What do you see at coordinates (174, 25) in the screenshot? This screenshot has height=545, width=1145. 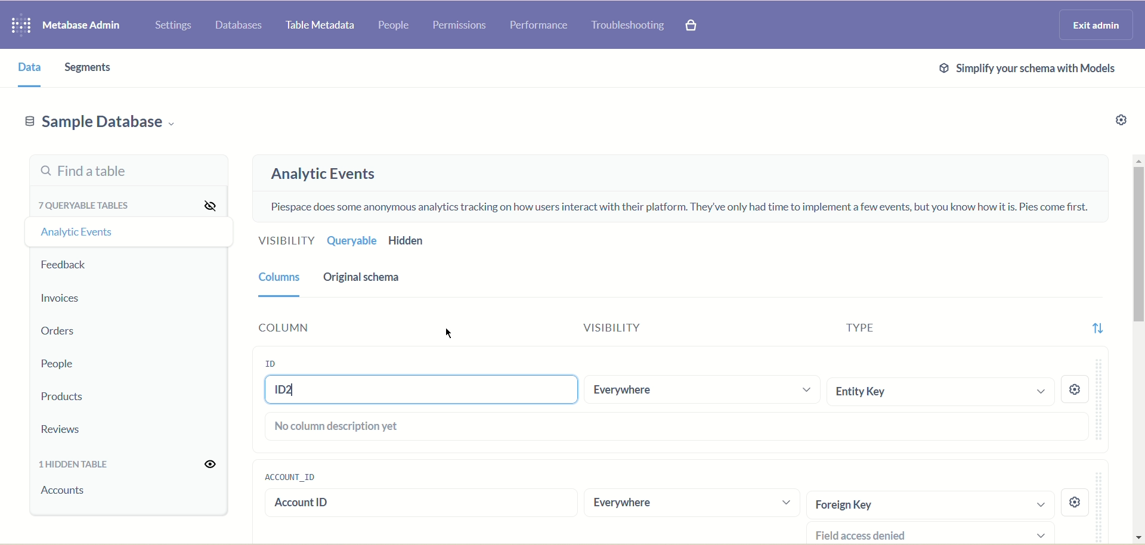 I see `Settings` at bounding box center [174, 25].